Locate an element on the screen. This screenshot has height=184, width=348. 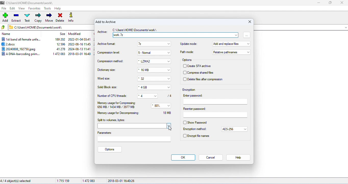
compression level is located at coordinates (109, 53).